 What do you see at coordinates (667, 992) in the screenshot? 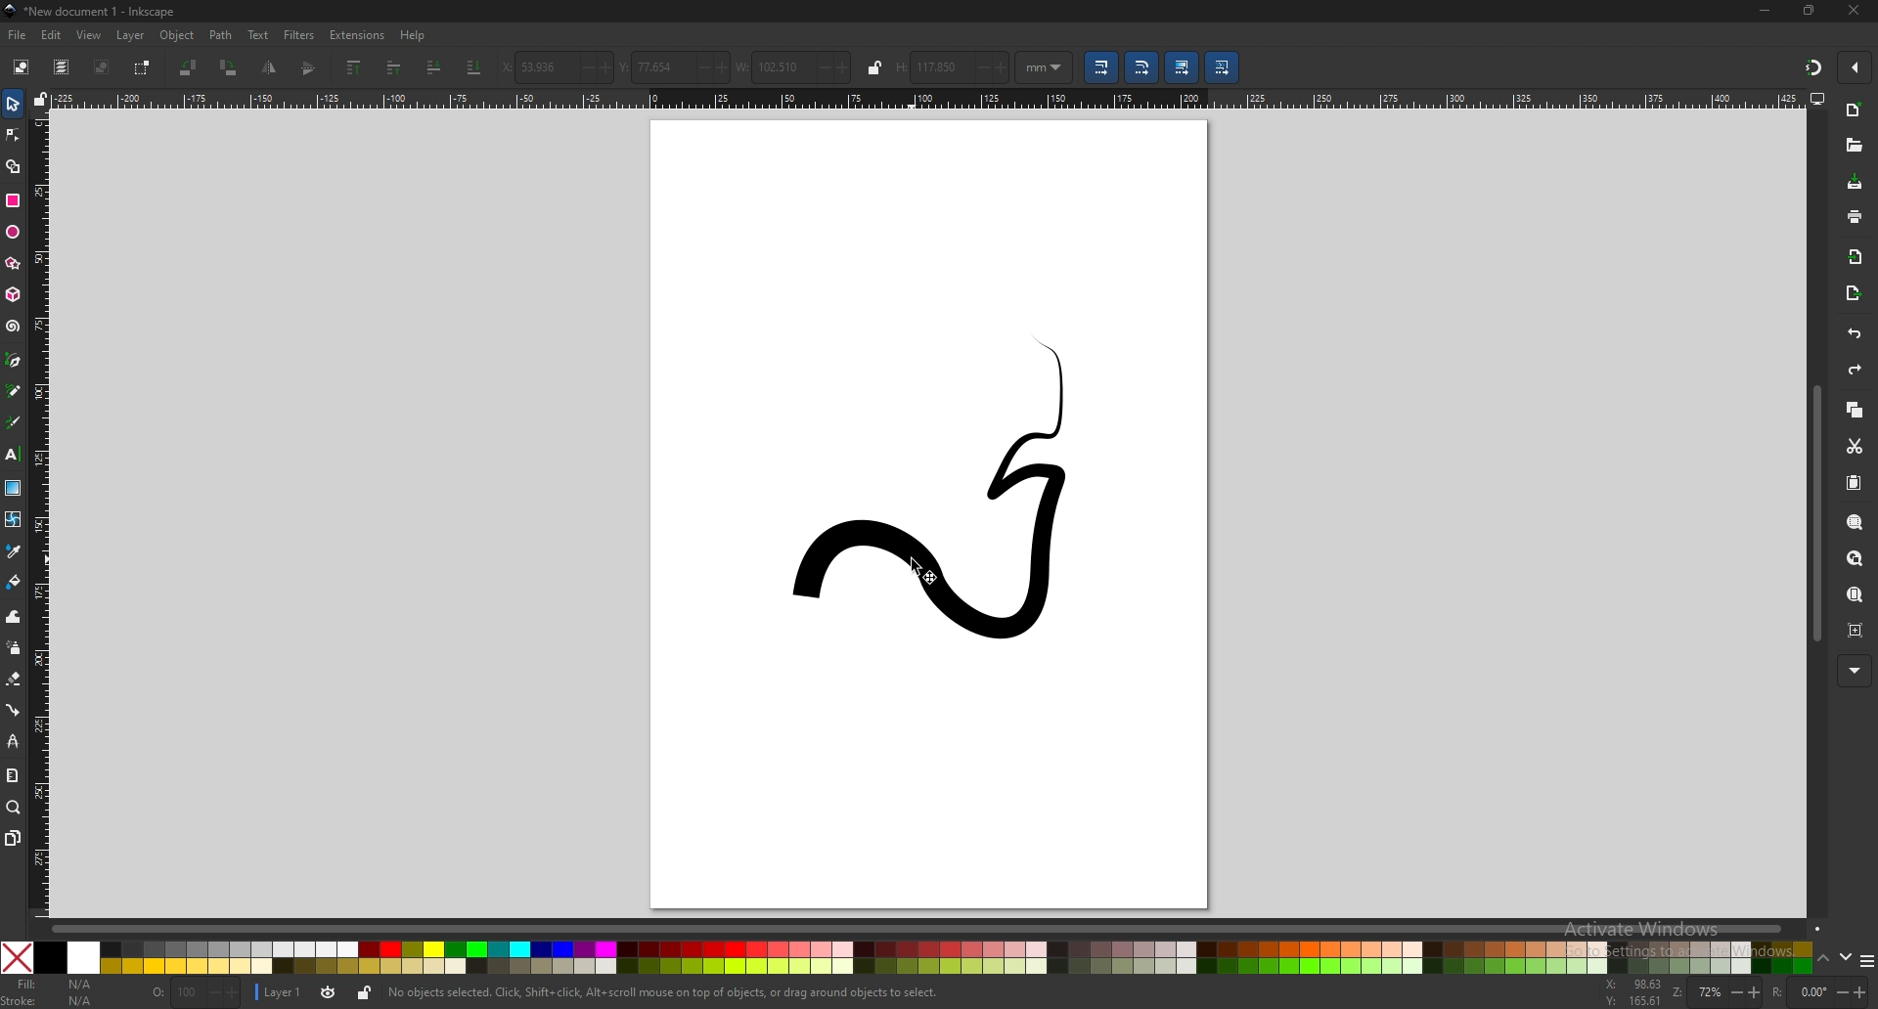
I see `info` at bounding box center [667, 992].